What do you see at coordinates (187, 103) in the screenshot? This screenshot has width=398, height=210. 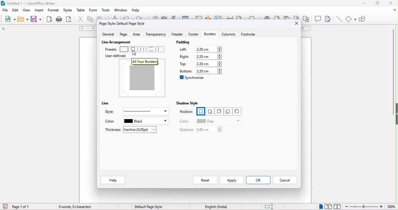 I see `shadow style` at bounding box center [187, 103].